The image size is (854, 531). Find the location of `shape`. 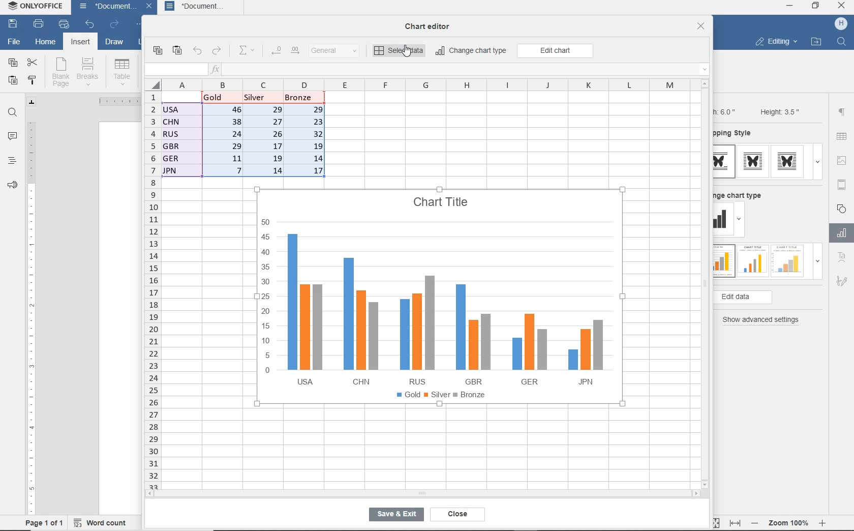

shape is located at coordinates (841, 209).